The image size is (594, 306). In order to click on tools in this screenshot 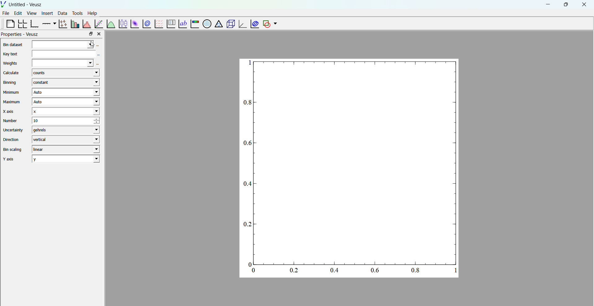, I will do `click(76, 13)`.